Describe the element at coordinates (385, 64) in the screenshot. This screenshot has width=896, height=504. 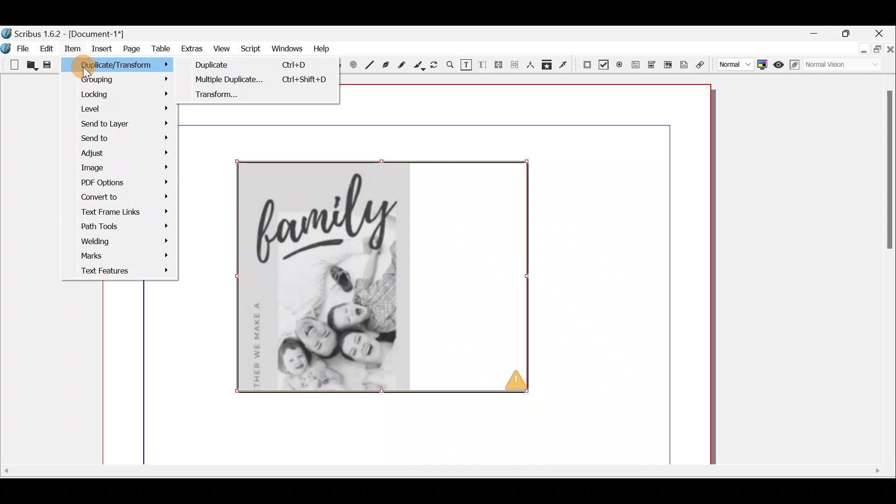
I see `Bezier curver` at that location.